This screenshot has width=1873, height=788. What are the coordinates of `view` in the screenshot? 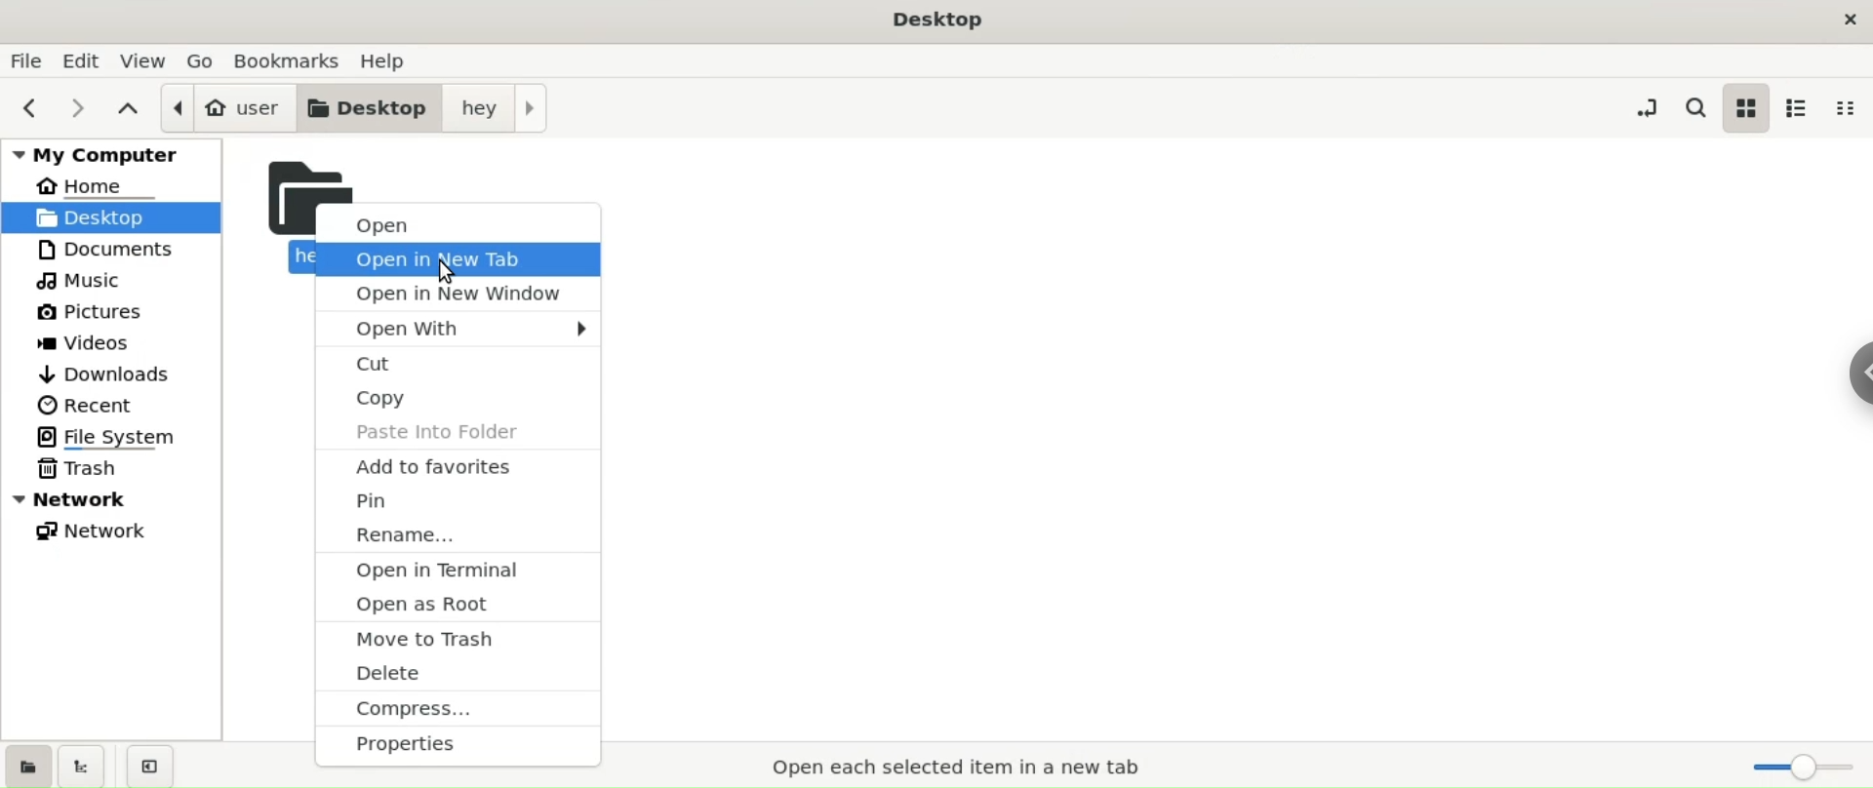 It's located at (141, 59).